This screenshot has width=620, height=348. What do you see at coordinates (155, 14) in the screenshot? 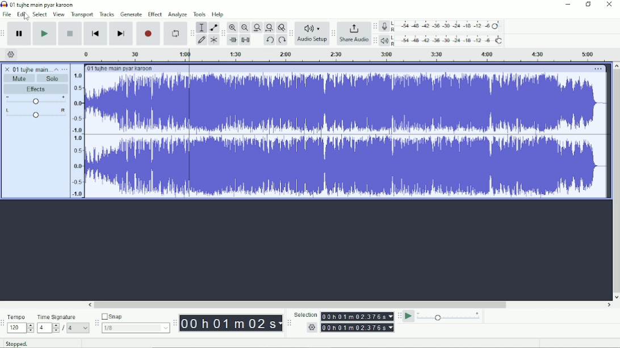
I see `Effect` at bounding box center [155, 14].